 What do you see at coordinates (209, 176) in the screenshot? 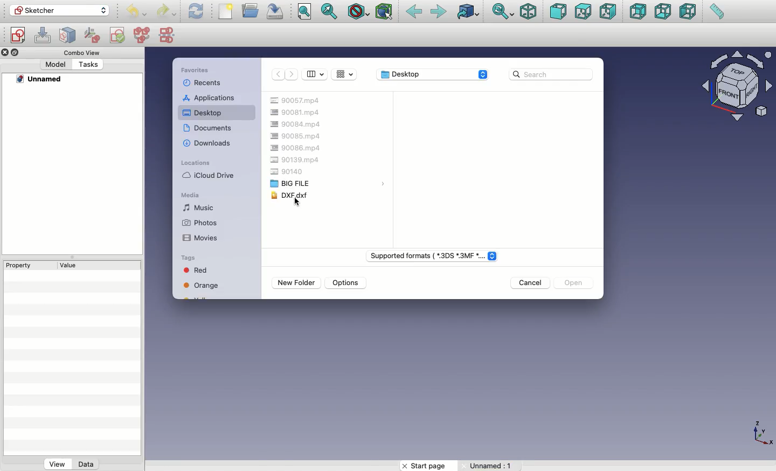
I see `iCloud` at bounding box center [209, 176].